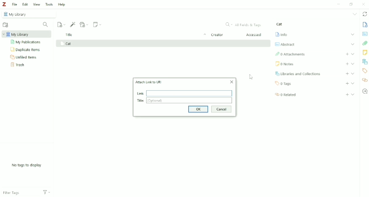 The height and width of the screenshot is (197, 369). What do you see at coordinates (285, 94) in the screenshot?
I see `Related` at bounding box center [285, 94].